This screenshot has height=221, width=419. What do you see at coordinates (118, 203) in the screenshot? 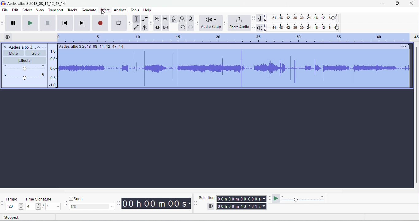
I see `audacity time toolbar` at bounding box center [118, 203].